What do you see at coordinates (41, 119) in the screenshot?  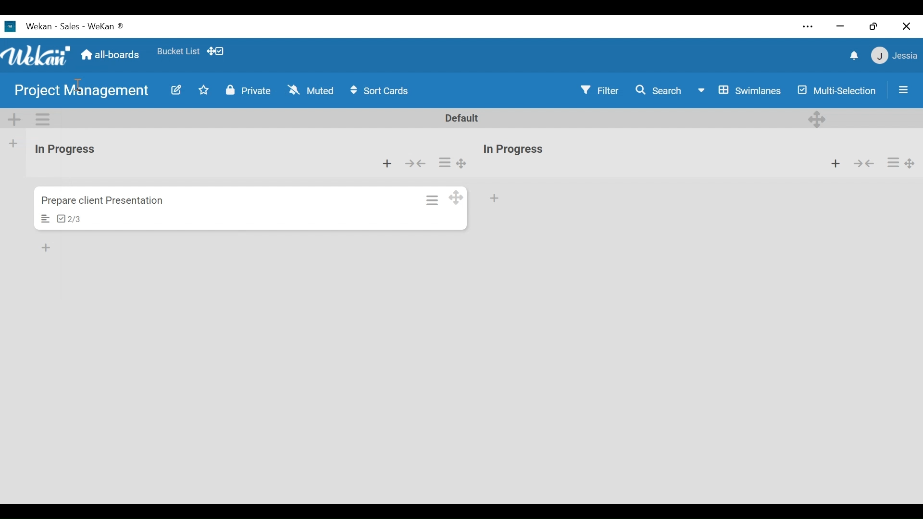 I see `Swimlane actions` at bounding box center [41, 119].